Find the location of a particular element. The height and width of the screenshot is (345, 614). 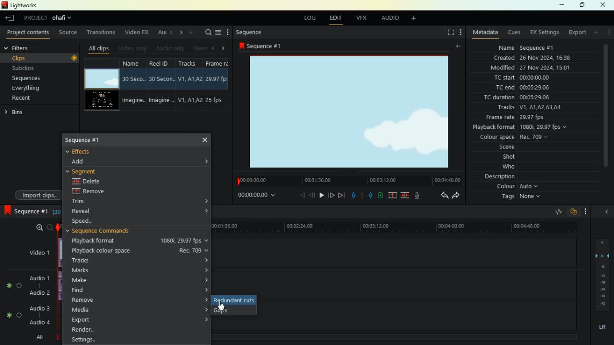

maximize is located at coordinates (581, 5).